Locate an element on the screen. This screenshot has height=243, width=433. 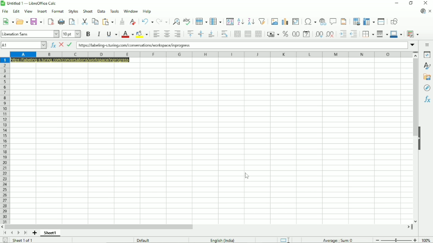
Format as percent is located at coordinates (285, 34).